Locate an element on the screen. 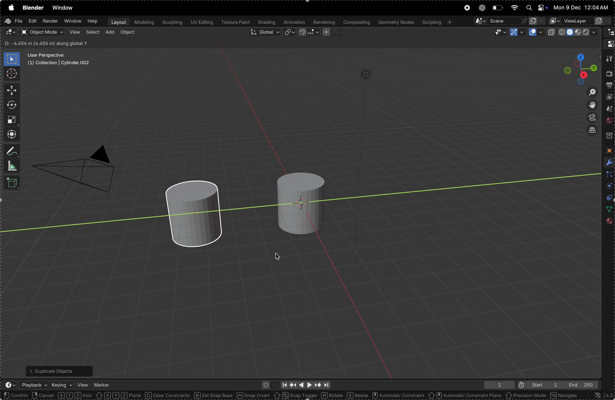 Image resolution: width=615 pixels, height=400 pixels. new scene is located at coordinates (537, 20).